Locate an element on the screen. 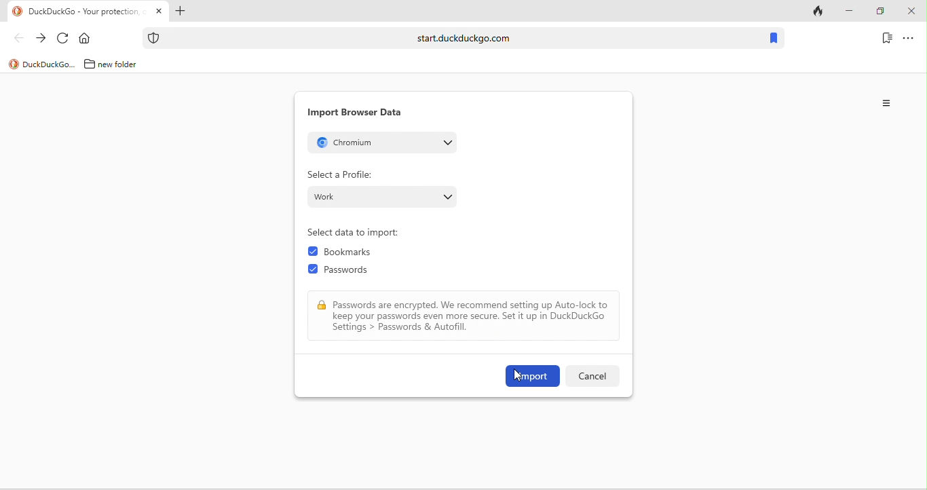 The width and height of the screenshot is (927, 490). import browser data is located at coordinates (355, 113).